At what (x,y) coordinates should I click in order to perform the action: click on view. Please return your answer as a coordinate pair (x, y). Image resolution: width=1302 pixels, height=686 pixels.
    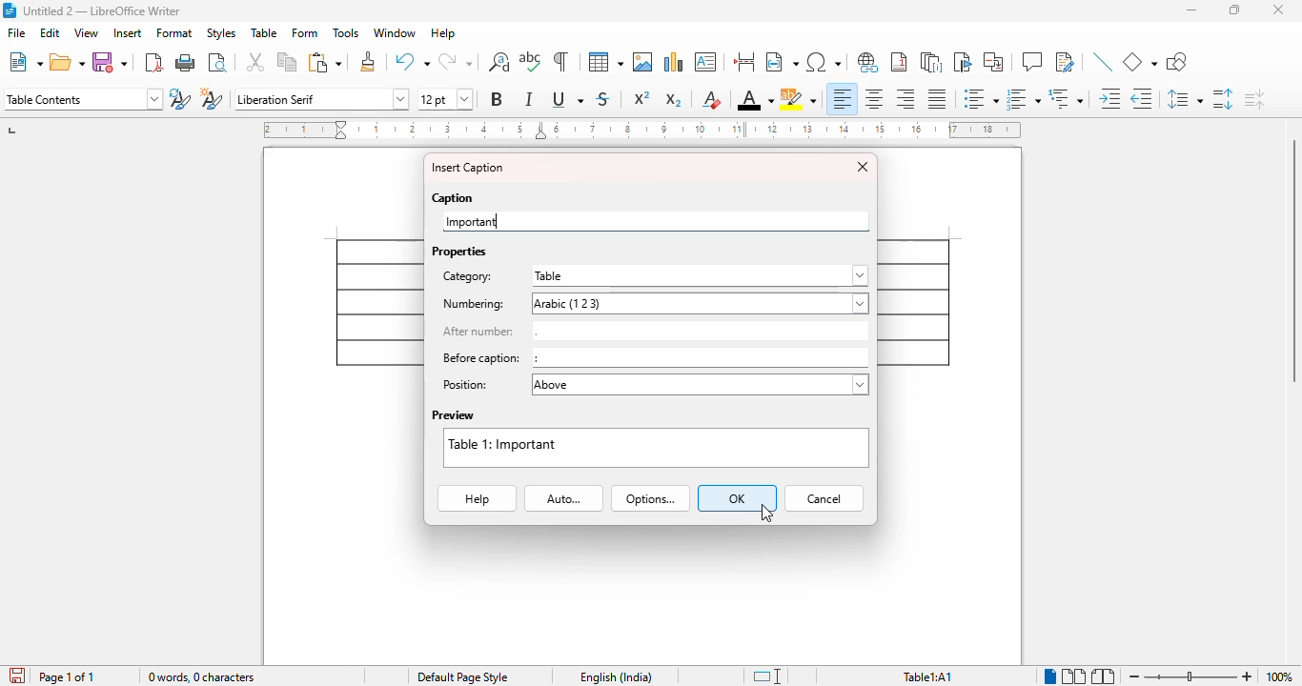
    Looking at the image, I should click on (87, 32).